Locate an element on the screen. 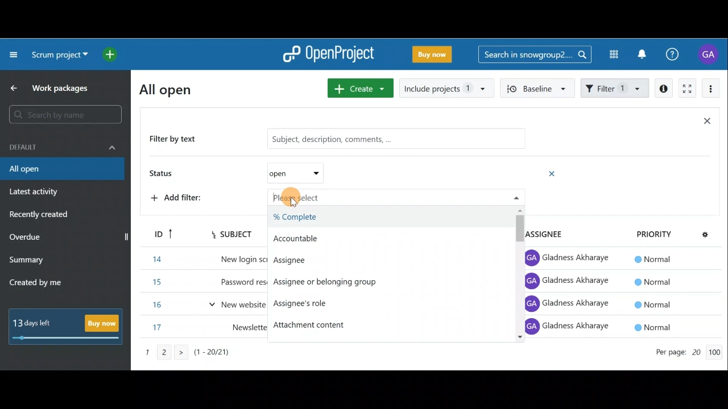 This screenshot has width=728, height=409. Item 17 is located at coordinates (198, 327).